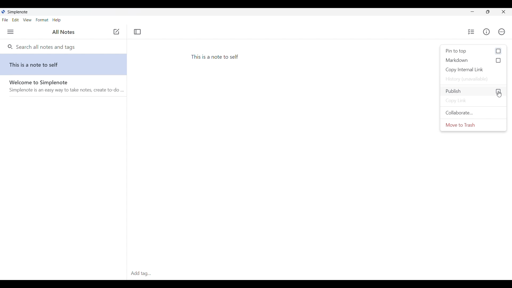 This screenshot has width=512, height=288. Describe the element at coordinates (5, 20) in the screenshot. I see `File` at that location.